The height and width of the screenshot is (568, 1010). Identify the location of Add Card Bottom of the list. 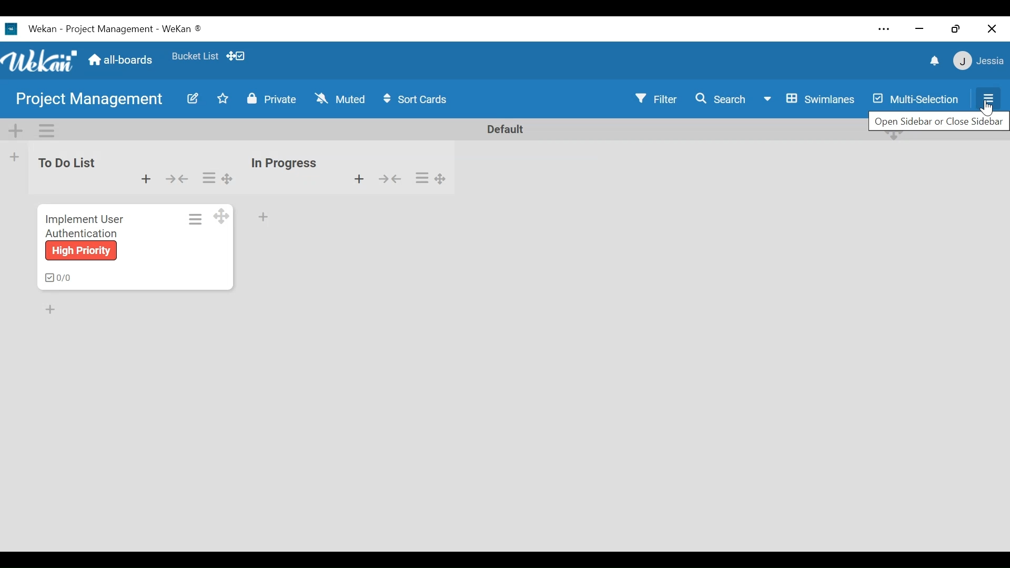
(56, 311).